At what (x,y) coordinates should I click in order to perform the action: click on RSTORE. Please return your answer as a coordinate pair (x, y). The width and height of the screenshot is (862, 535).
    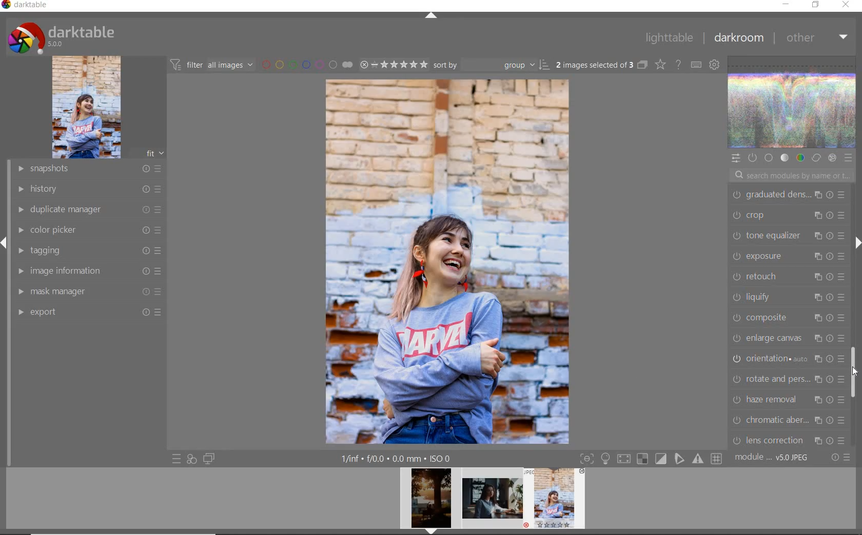
    Looking at the image, I should click on (814, 5).